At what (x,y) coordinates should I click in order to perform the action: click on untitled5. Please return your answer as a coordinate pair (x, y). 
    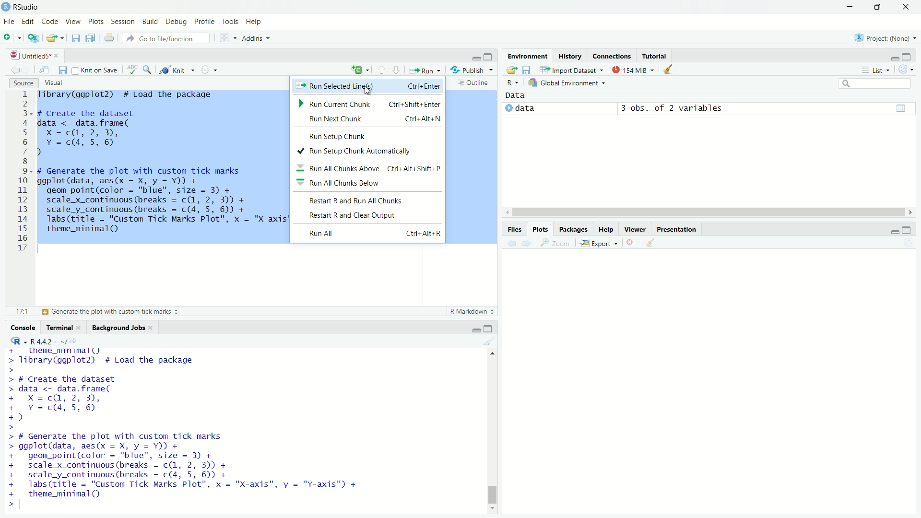
    Looking at the image, I should click on (25, 55).